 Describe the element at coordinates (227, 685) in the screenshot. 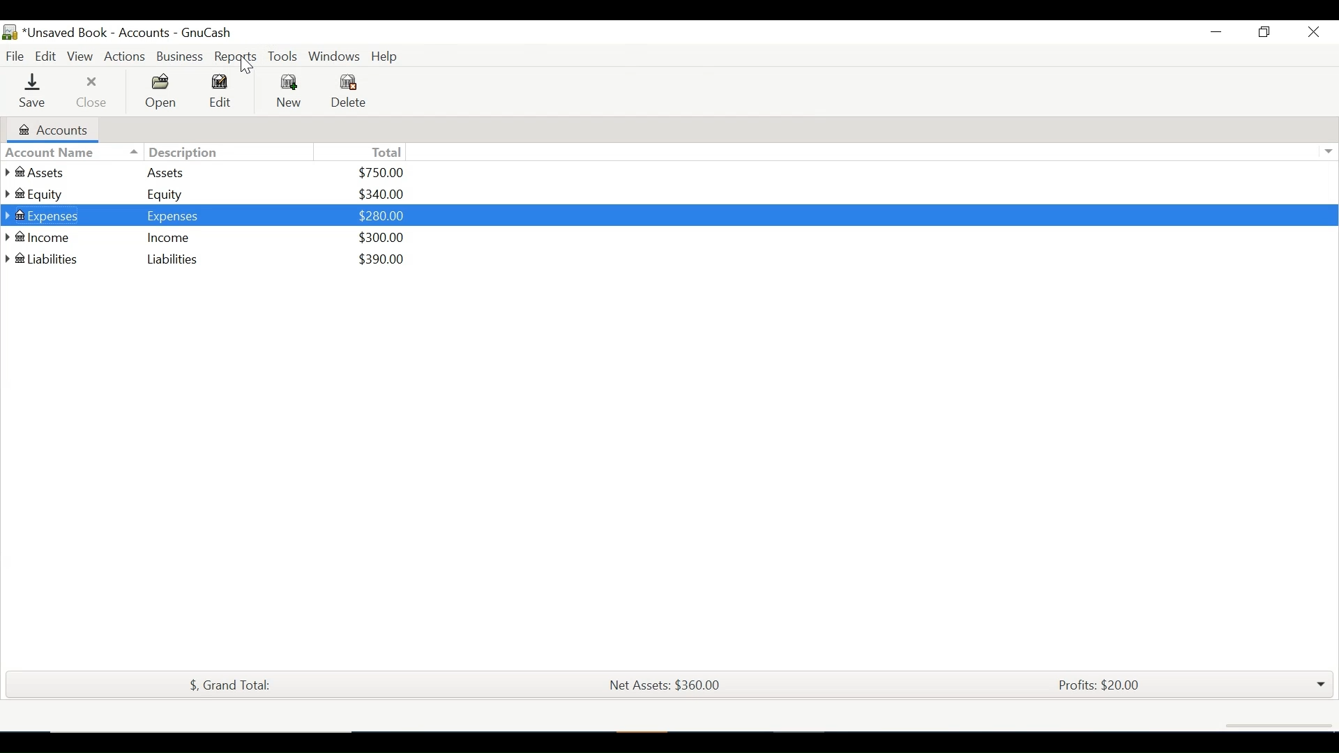

I see `$, Grand Total:` at that location.